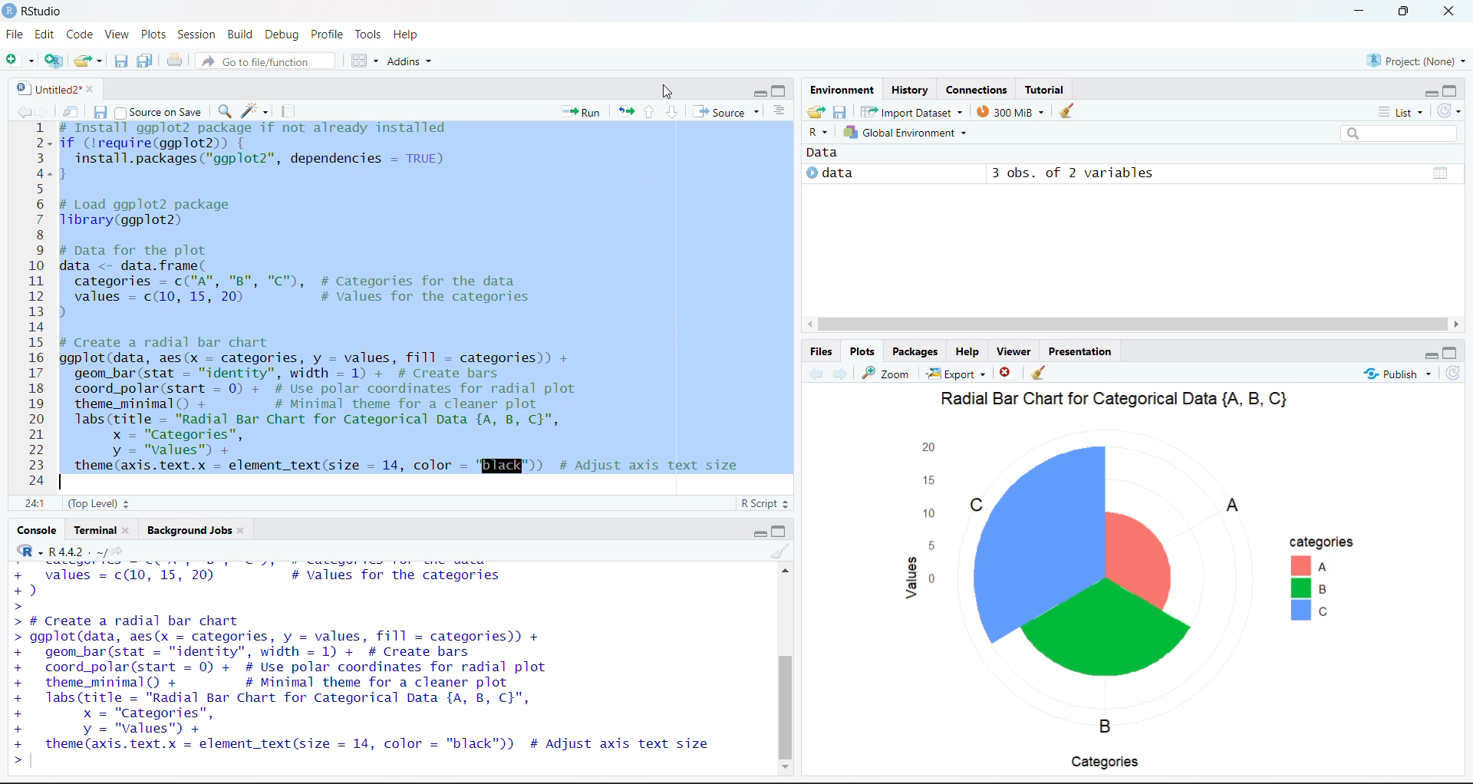 Image resolution: width=1473 pixels, height=784 pixels. I want to click on Debug, so click(282, 35).